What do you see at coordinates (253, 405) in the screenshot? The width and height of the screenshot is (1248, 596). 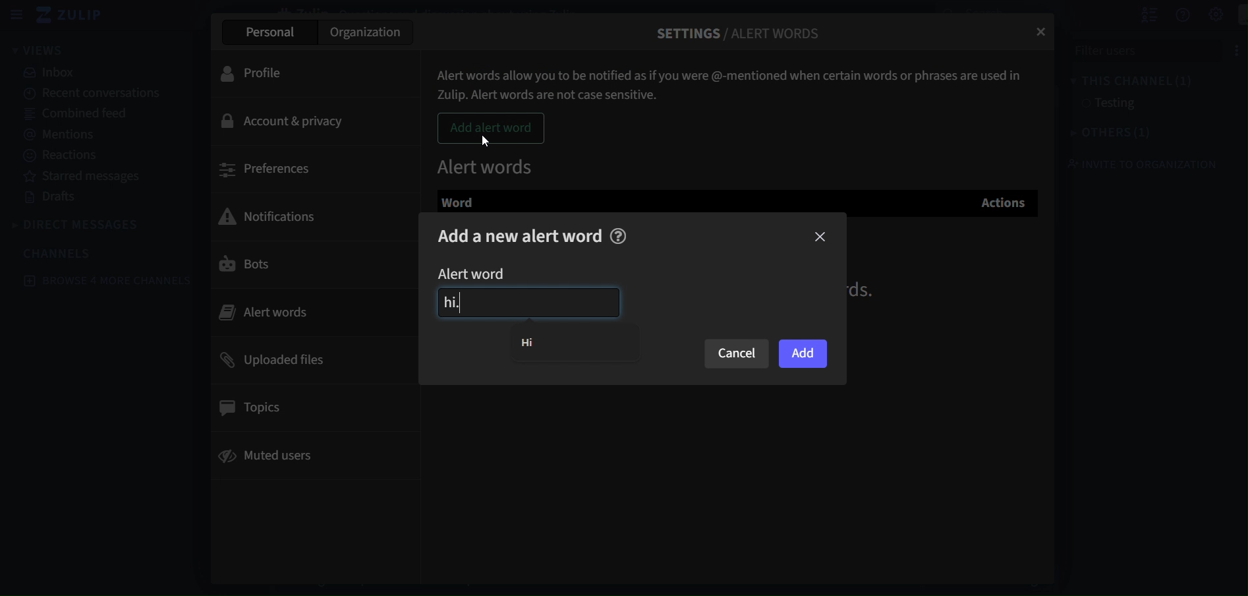 I see `topics` at bounding box center [253, 405].